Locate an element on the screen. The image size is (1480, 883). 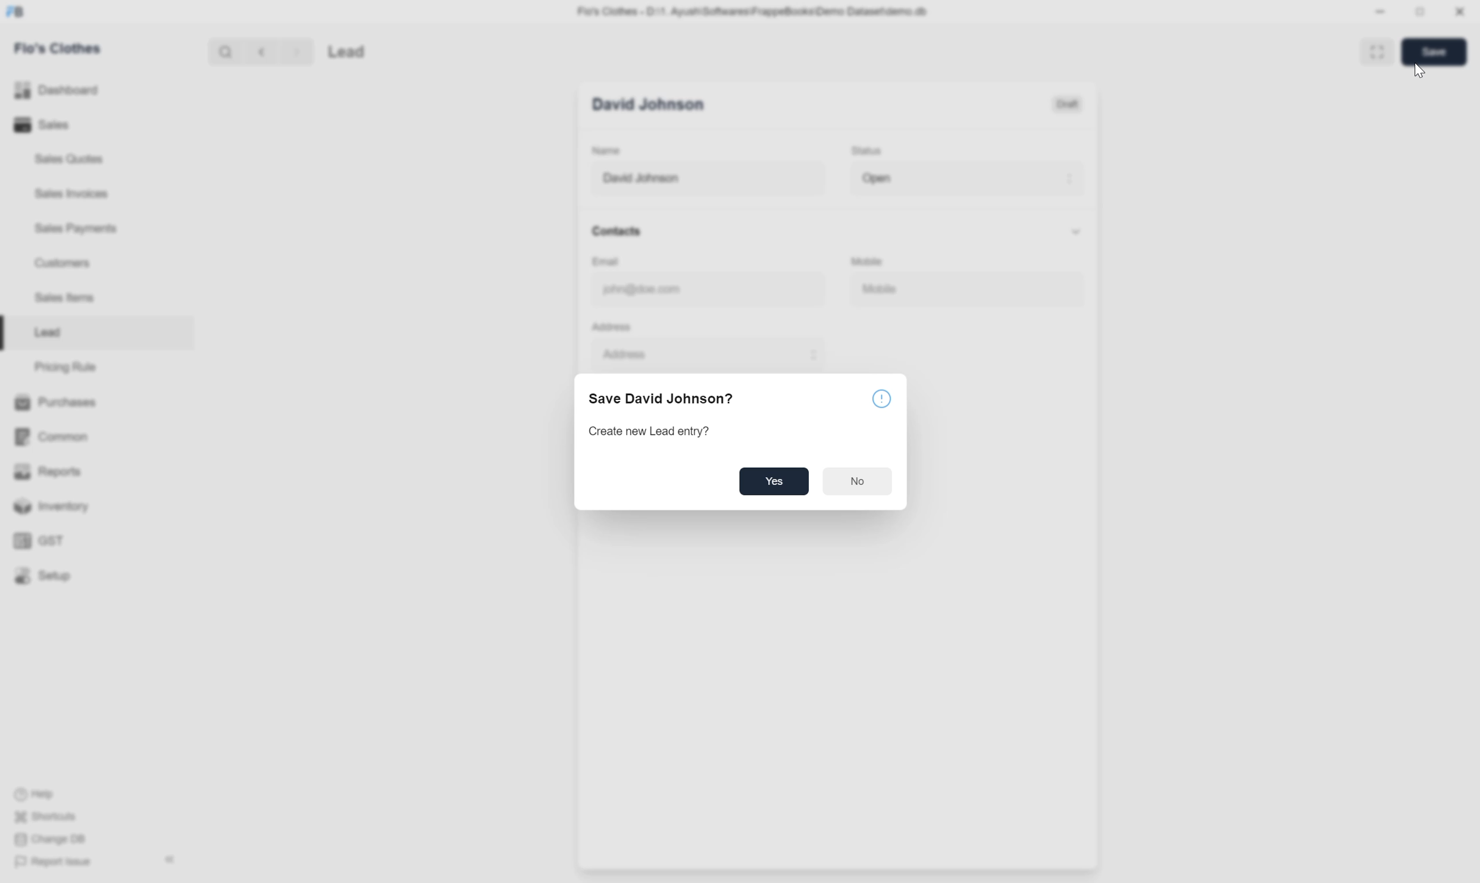
close down is located at coordinates (1421, 11).